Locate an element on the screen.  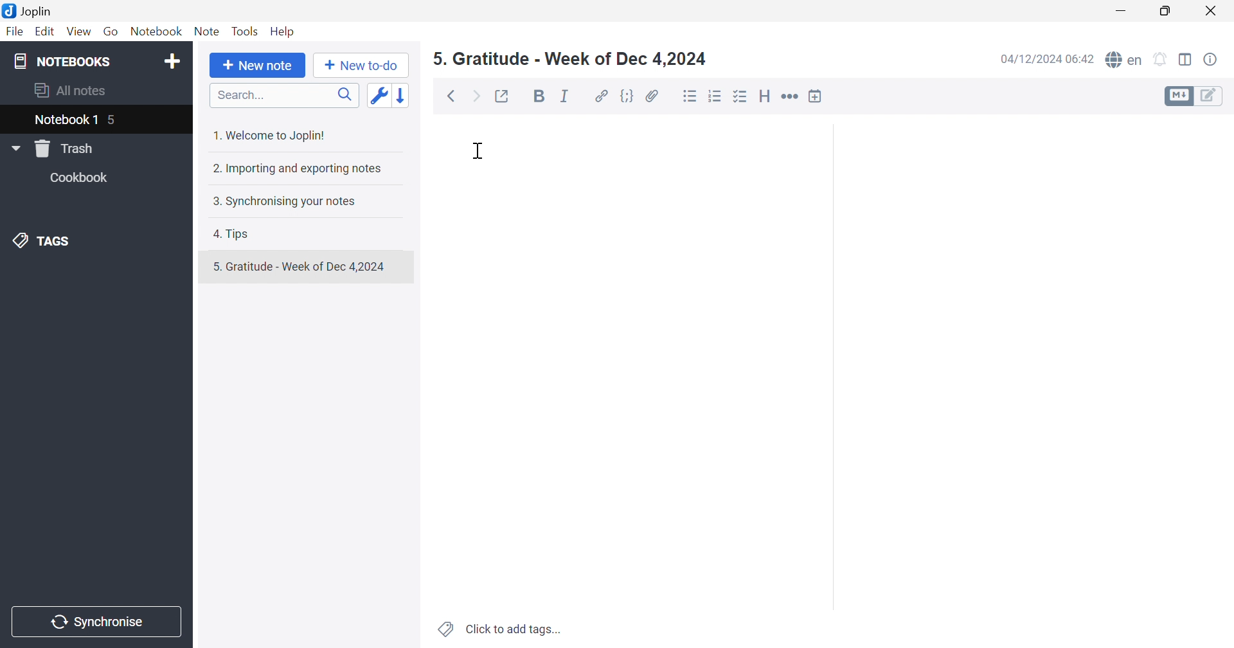
Click to add tags is located at coordinates (497, 631).